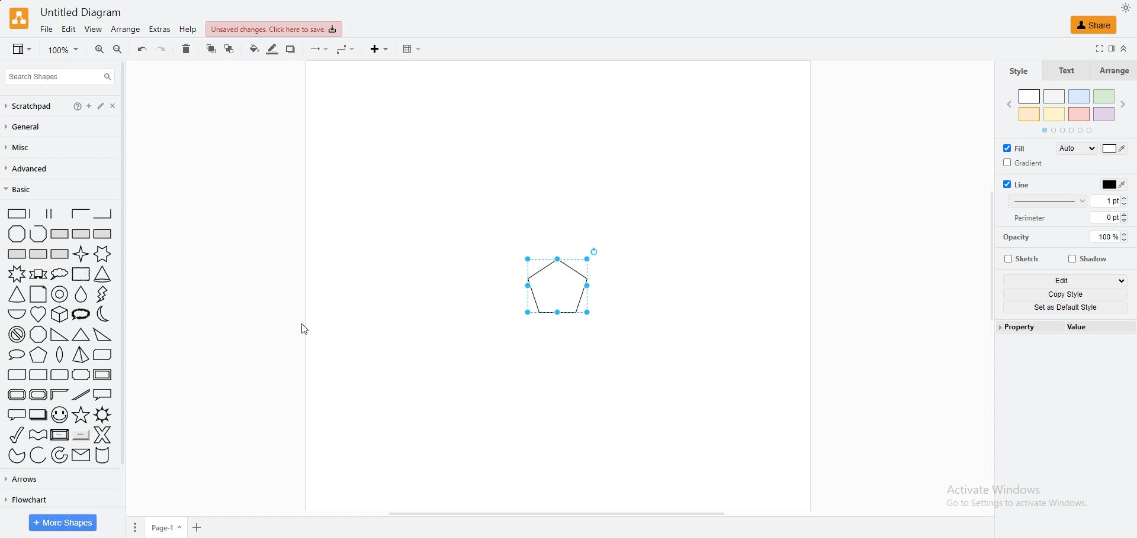  What do you see at coordinates (70, 30) in the screenshot?
I see `edit` at bounding box center [70, 30].